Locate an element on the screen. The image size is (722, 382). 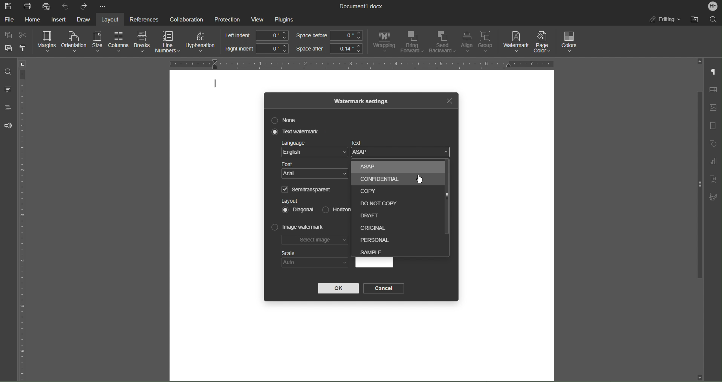
Find is located at coordinates (8, 72).